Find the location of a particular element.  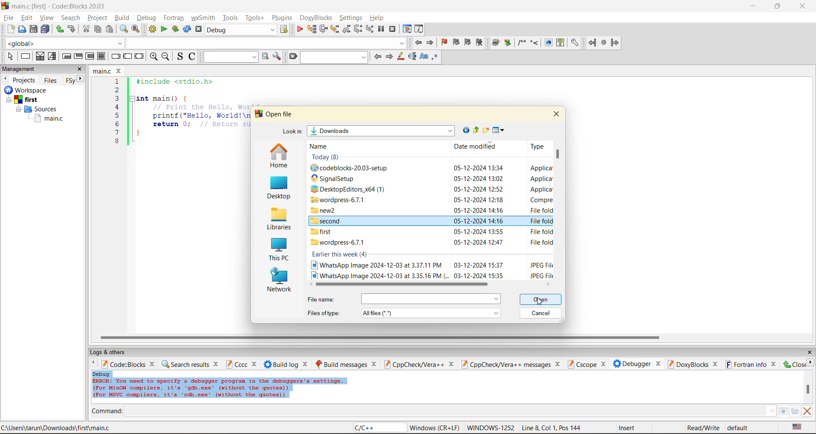

build is located at coordinates (496, 43).